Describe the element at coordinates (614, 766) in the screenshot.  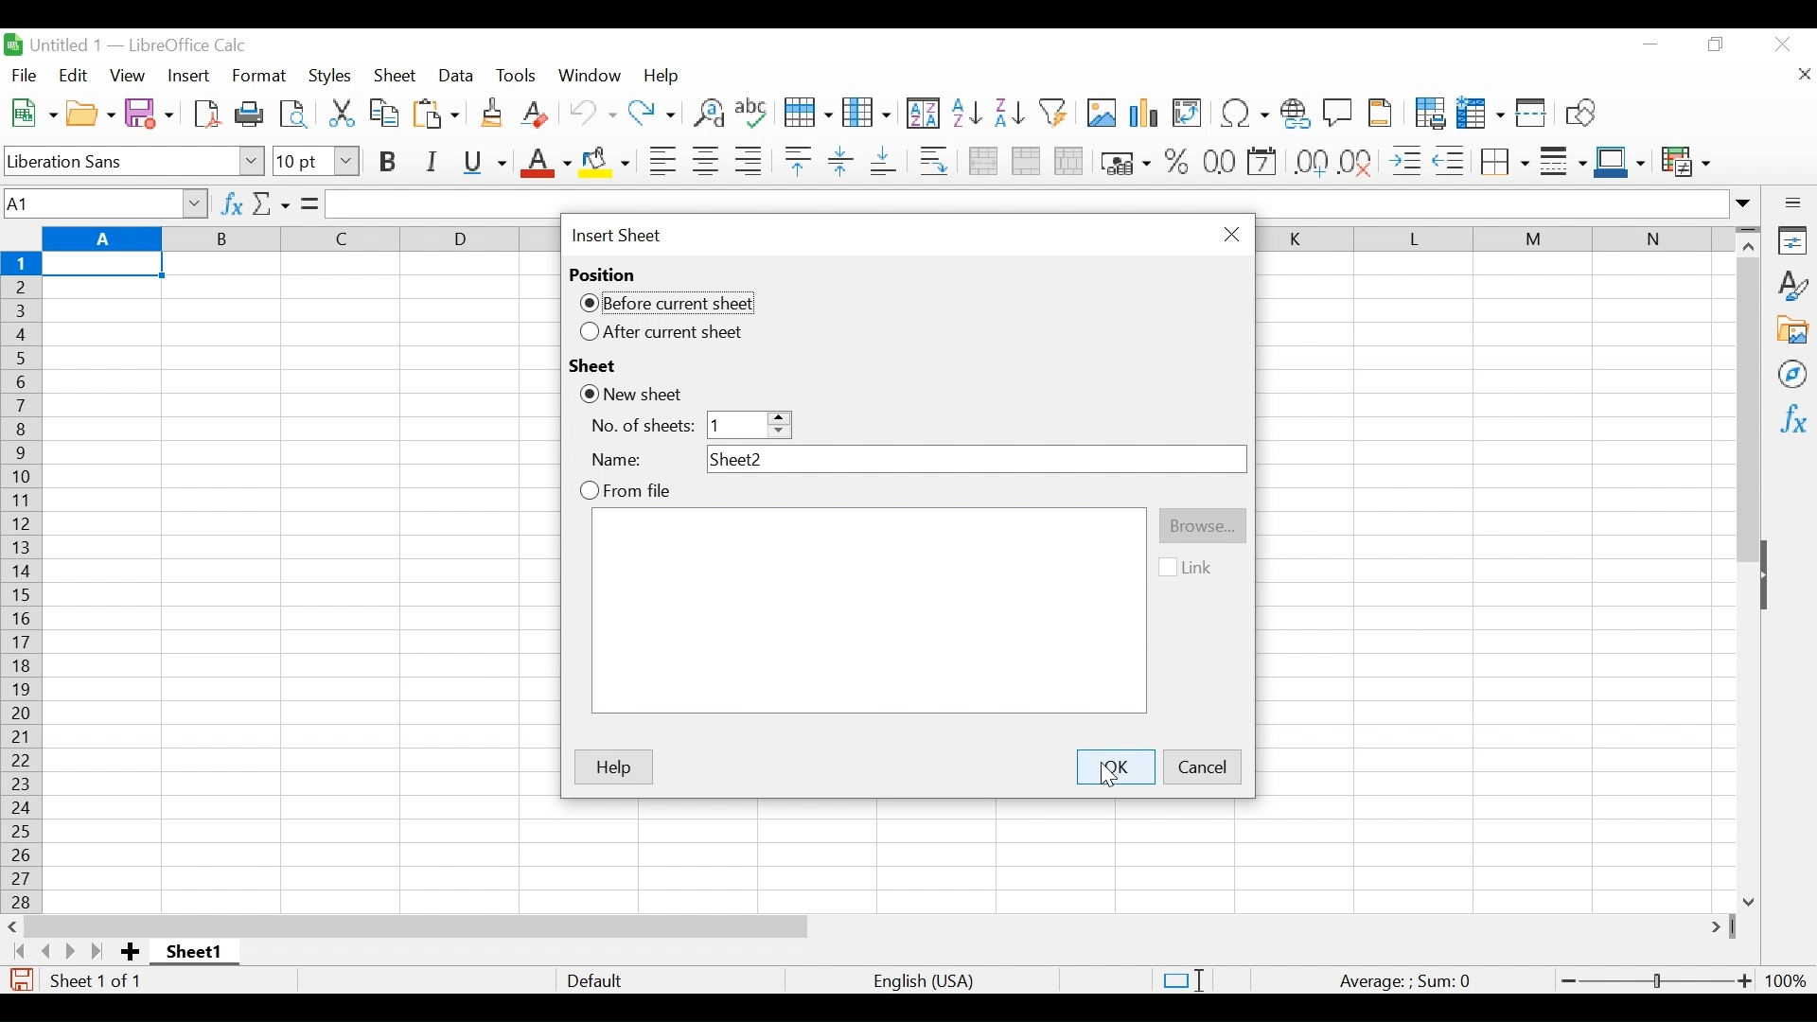
I see `Help` at that location.